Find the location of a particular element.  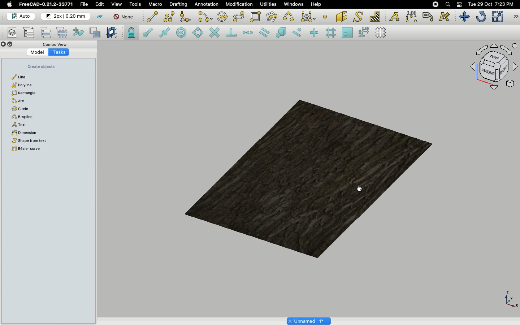

Tools is located at coordinates (136, 4).